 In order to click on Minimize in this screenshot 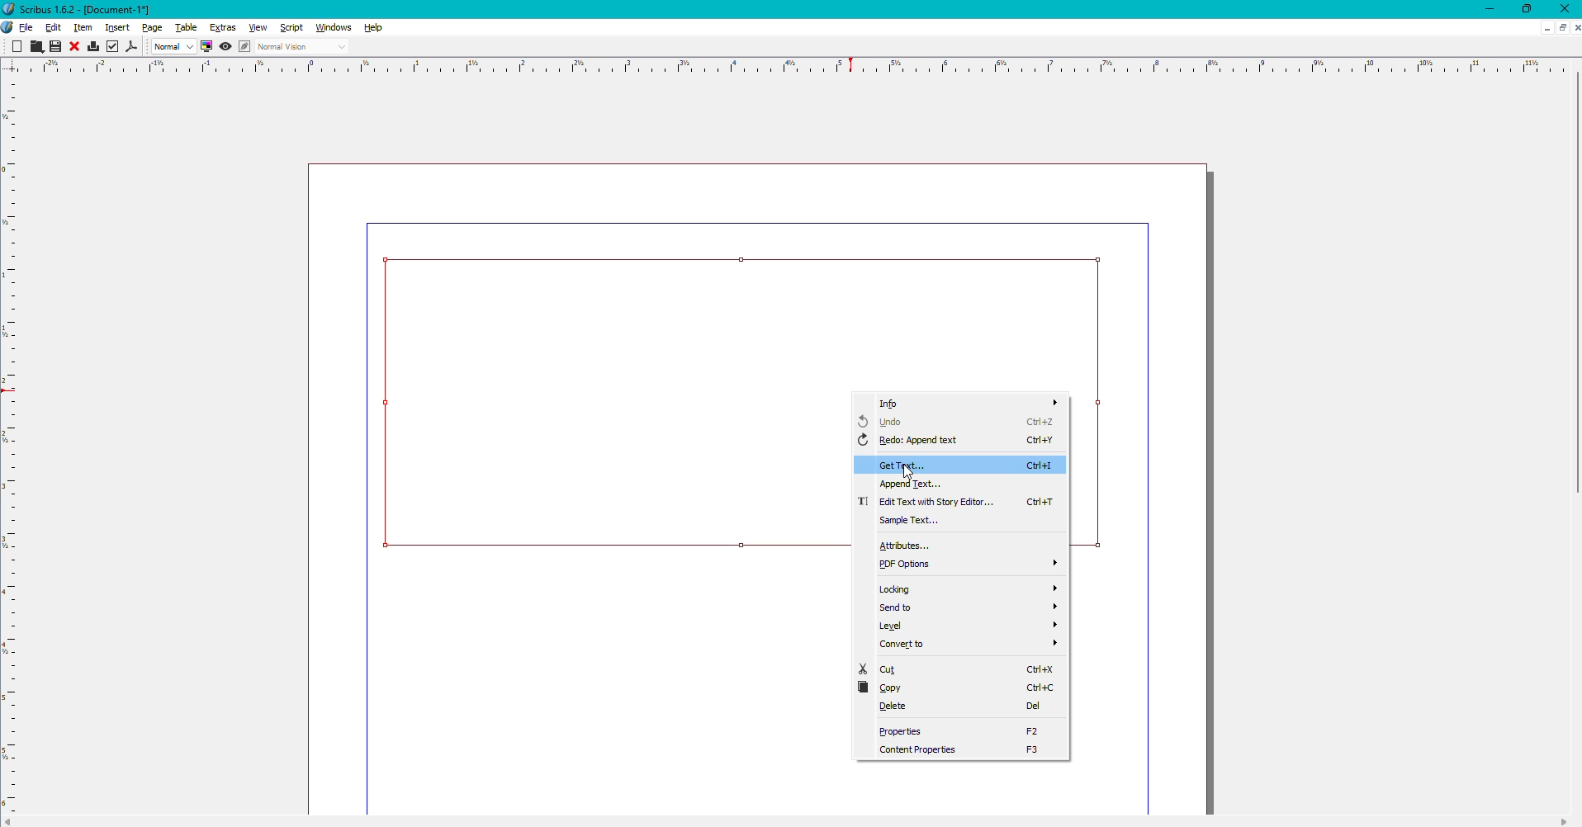, I will do `click(1485, 9)`.